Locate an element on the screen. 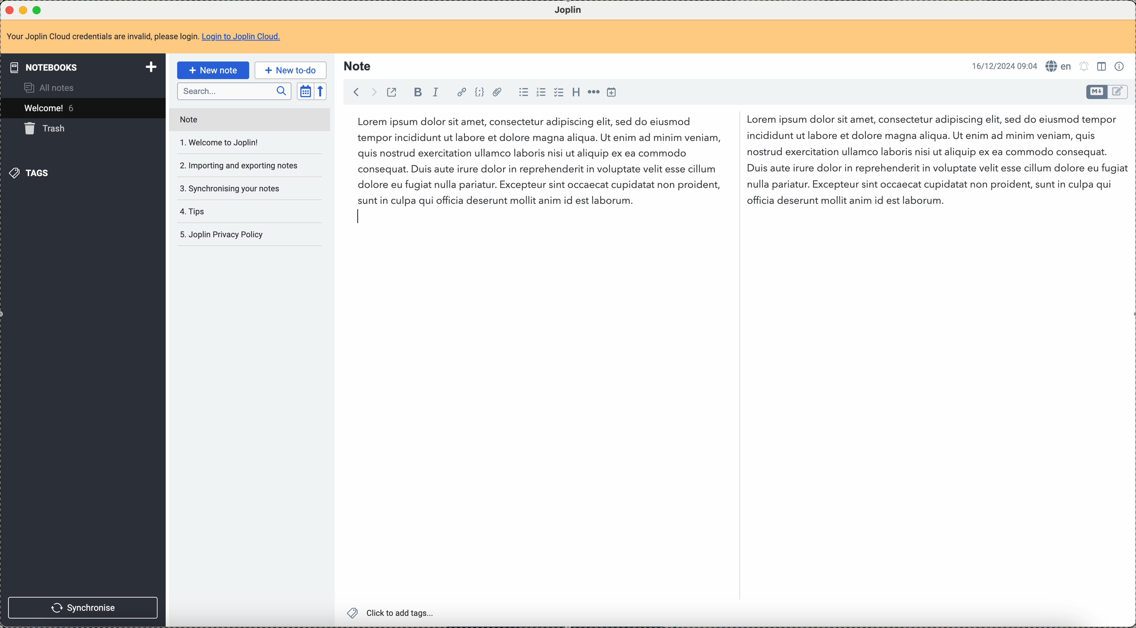 Image resolution: width=1136 pixels, height=628 pixels. click to add tags is located at coordinates (390, 613).